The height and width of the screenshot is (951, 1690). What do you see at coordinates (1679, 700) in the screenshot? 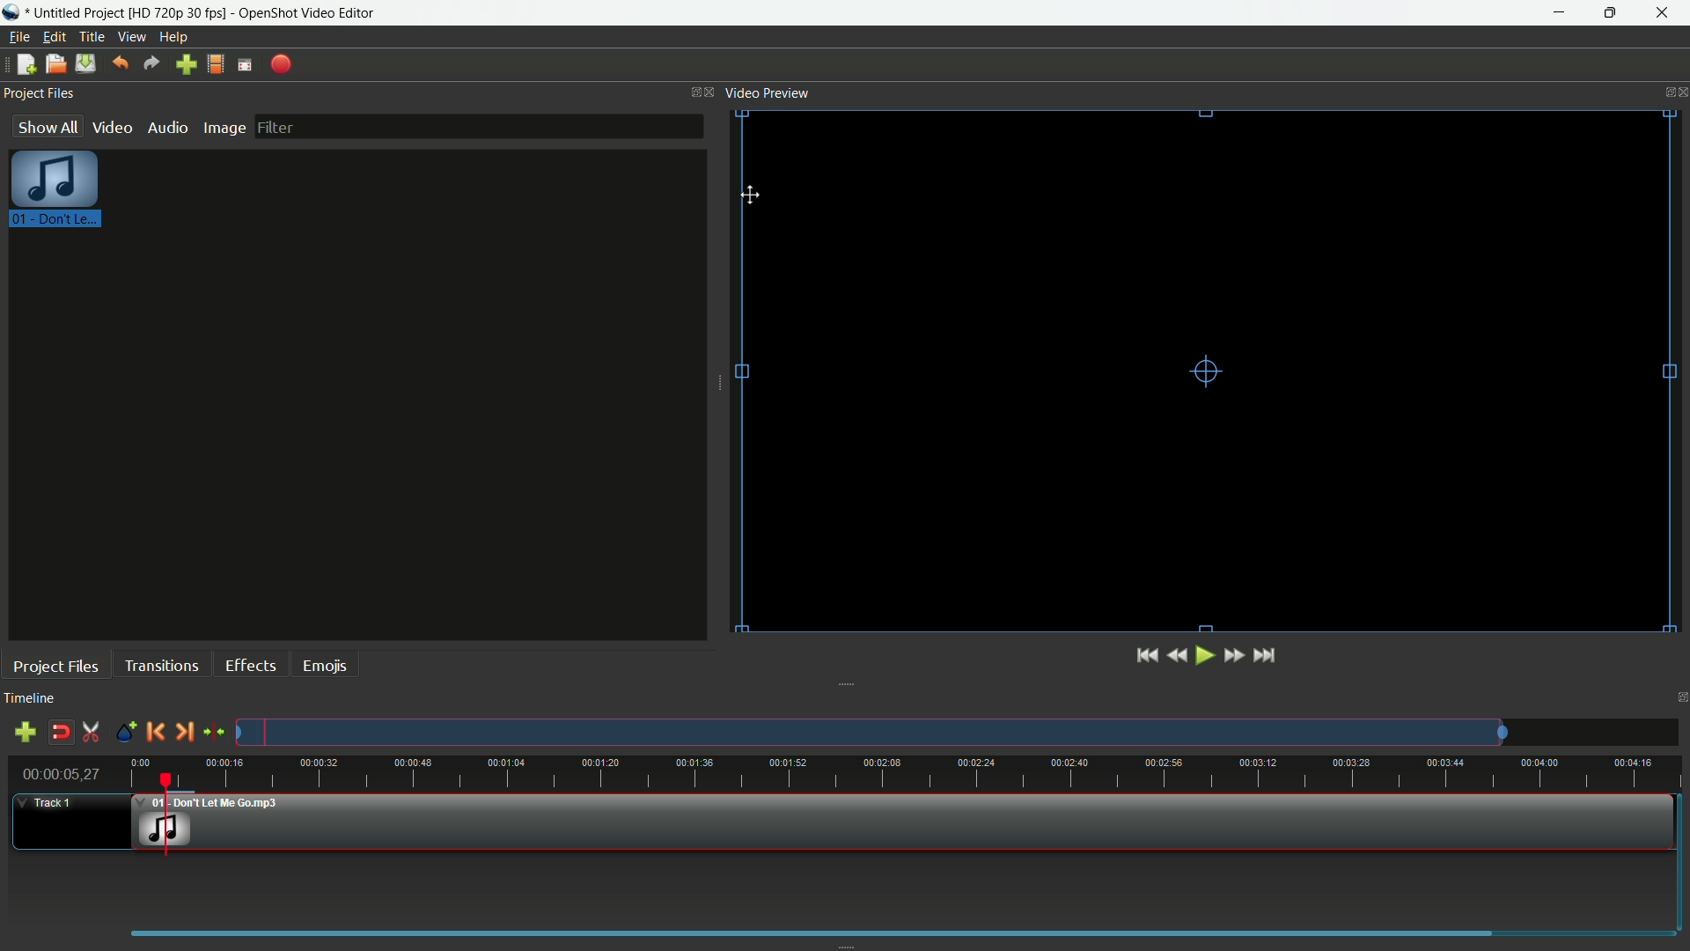
I see `close timeline` at bounding box center [1679, 700].